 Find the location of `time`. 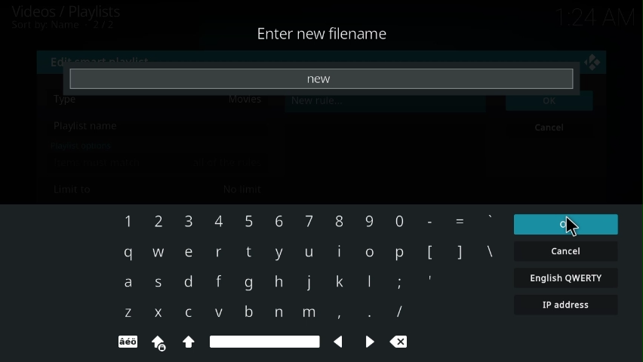

time is located at coordinates (598, 15).